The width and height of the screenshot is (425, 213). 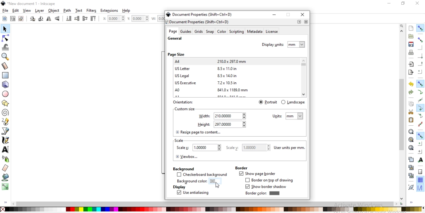 What do you see at coordinates (183, 168) in the screenshot?
I see `background` at bounding box center [183, 168].